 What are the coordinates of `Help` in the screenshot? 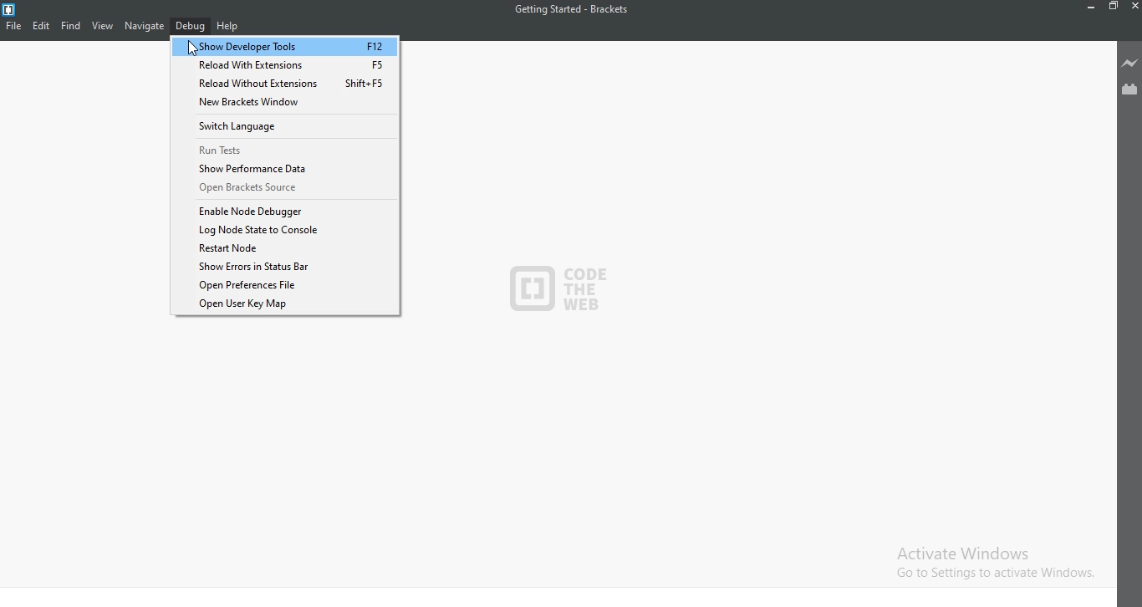 It's located at (227, 27).